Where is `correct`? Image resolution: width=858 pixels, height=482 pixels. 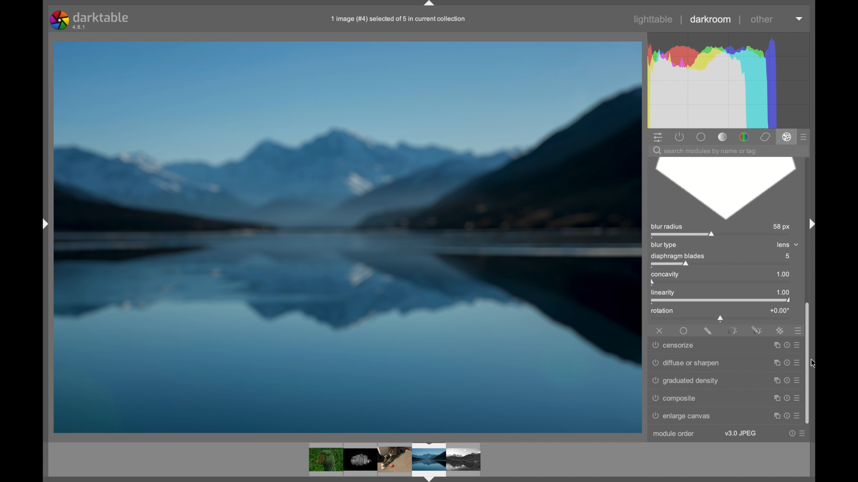
correct is located at coordinates (765, 137).